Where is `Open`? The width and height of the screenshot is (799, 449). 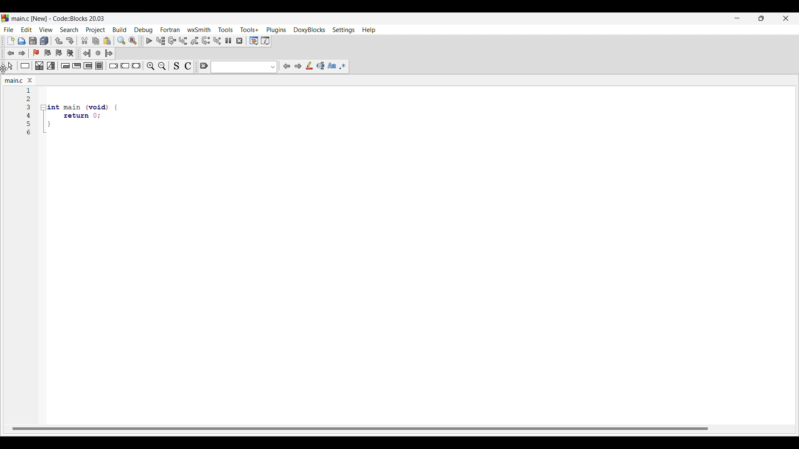 Open is located at coordinates (22, 41).